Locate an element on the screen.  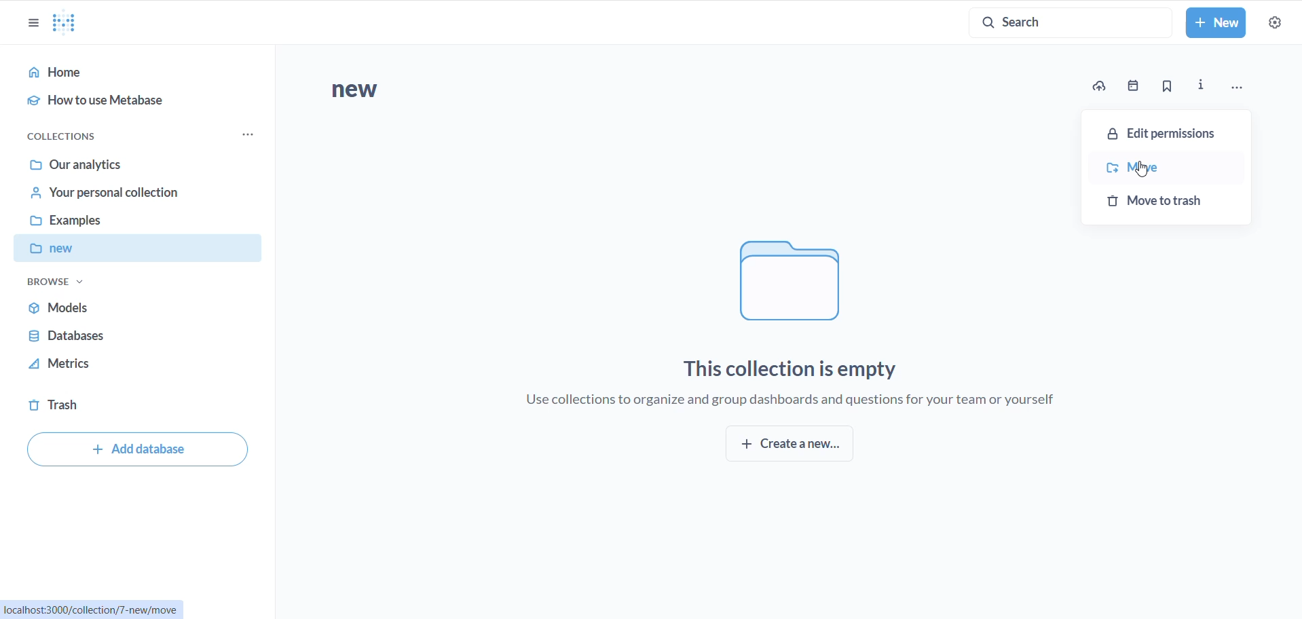
metrics is located at coordinates (100, 367).